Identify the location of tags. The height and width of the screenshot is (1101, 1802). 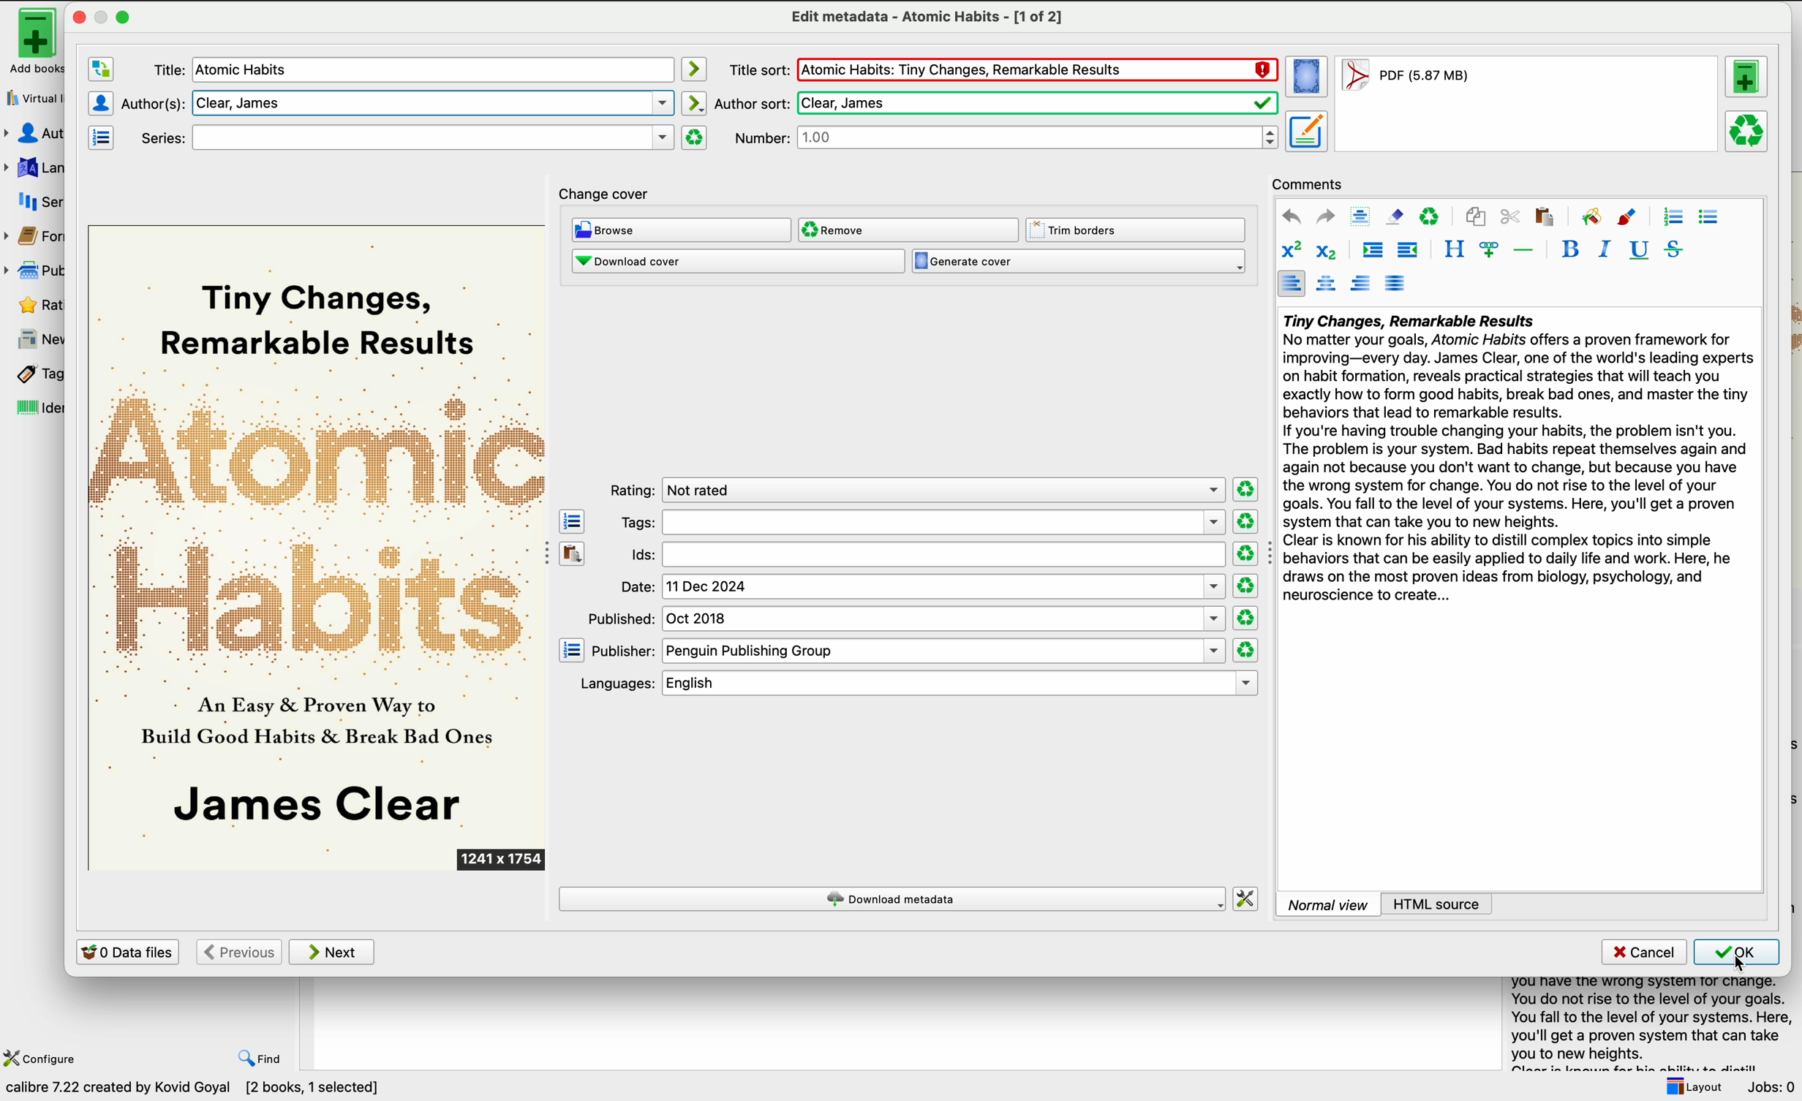
(920, 523).